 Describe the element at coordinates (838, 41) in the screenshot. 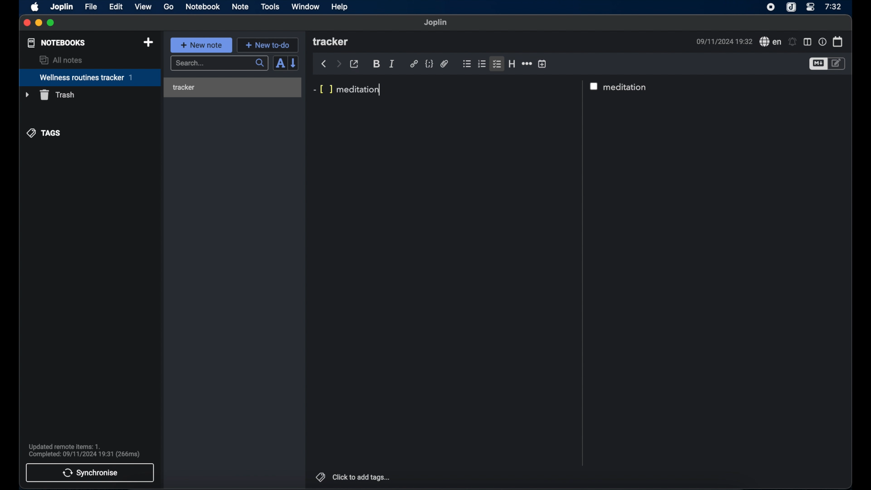

I see `calendar` at that location.